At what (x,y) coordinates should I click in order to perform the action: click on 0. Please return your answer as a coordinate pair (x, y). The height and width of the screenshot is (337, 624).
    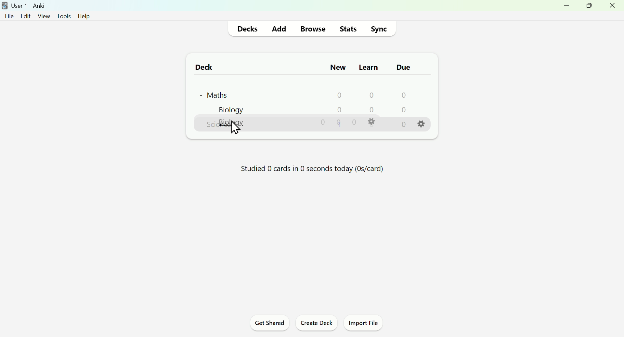
    Looking at the image, I should click on (354, 123).